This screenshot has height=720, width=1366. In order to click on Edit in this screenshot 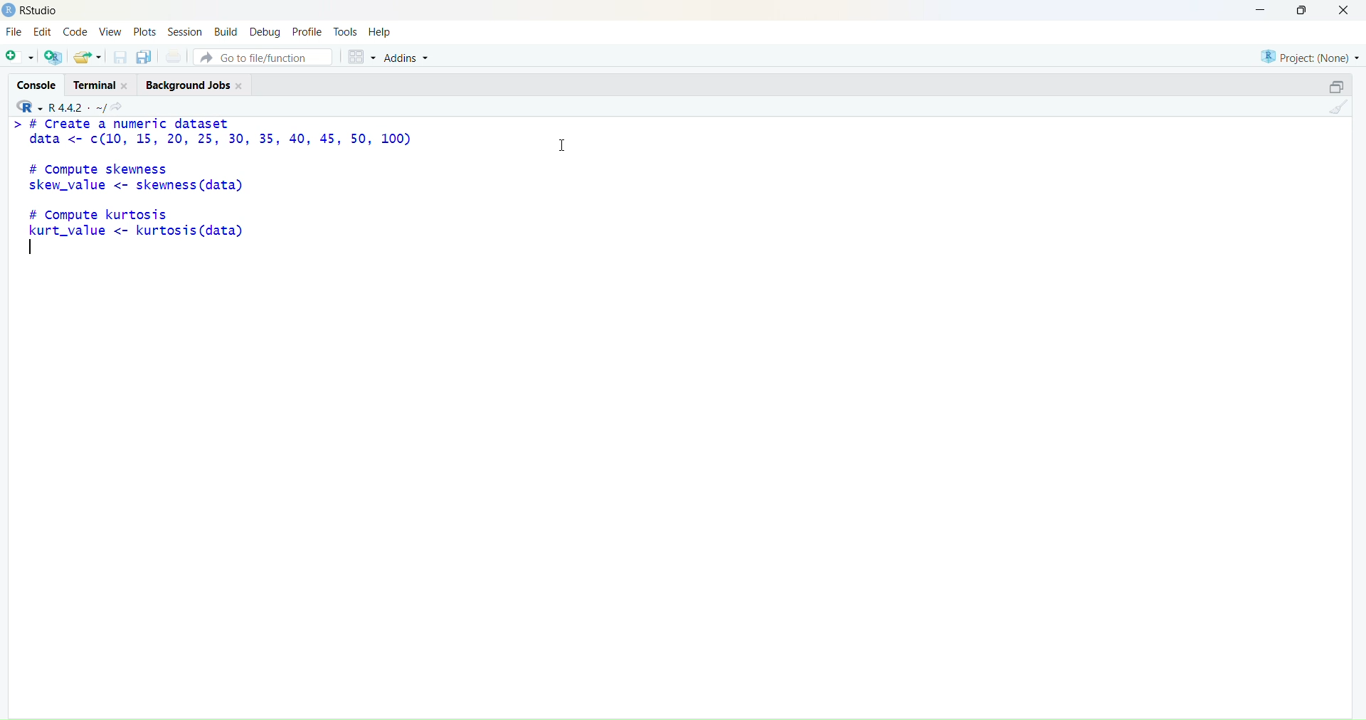, I will do `click(46, 33)`.